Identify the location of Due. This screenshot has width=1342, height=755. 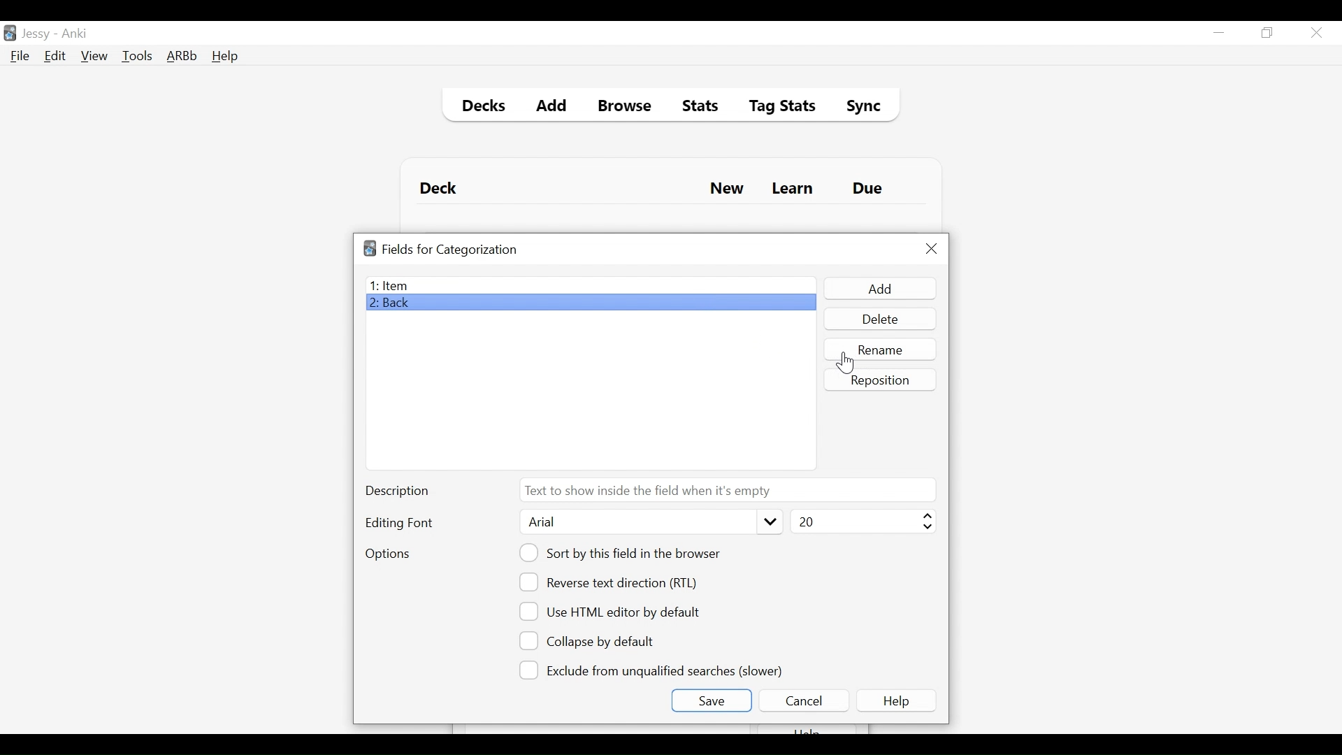
(869, 189).